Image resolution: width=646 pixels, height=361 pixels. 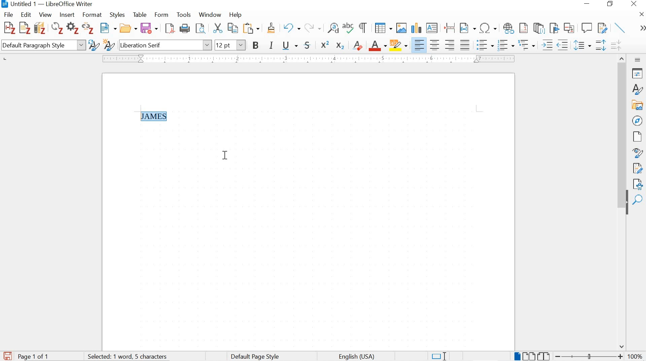 What do you see at coordinates (7, 355) in the screenshot?
I see `save` at bounding box center [7, 355].